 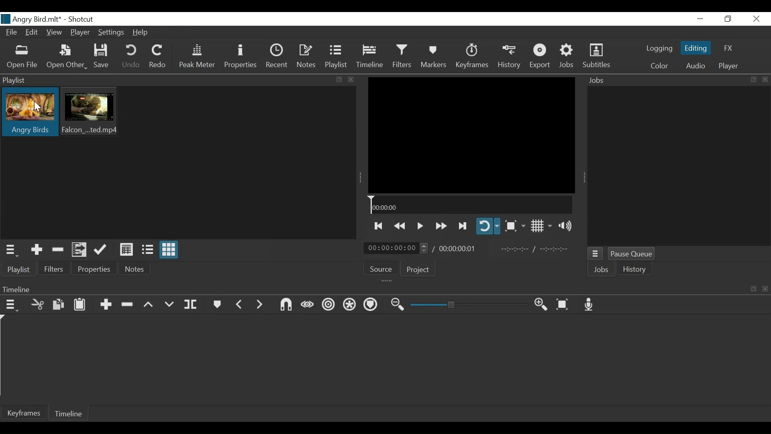 I want to click on Toggle player looping, so click(x=488, y=227).